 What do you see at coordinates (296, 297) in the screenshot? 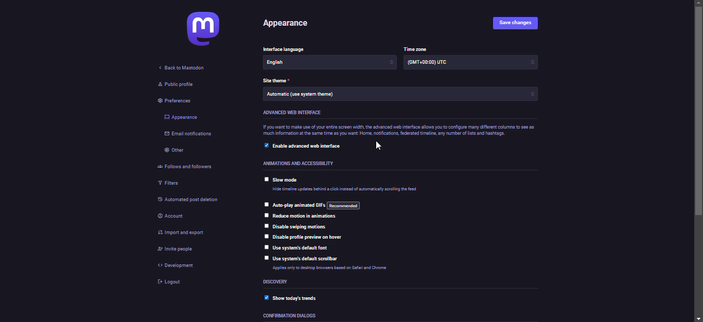
I see `show today's trends` at bounding box center [296, 297].